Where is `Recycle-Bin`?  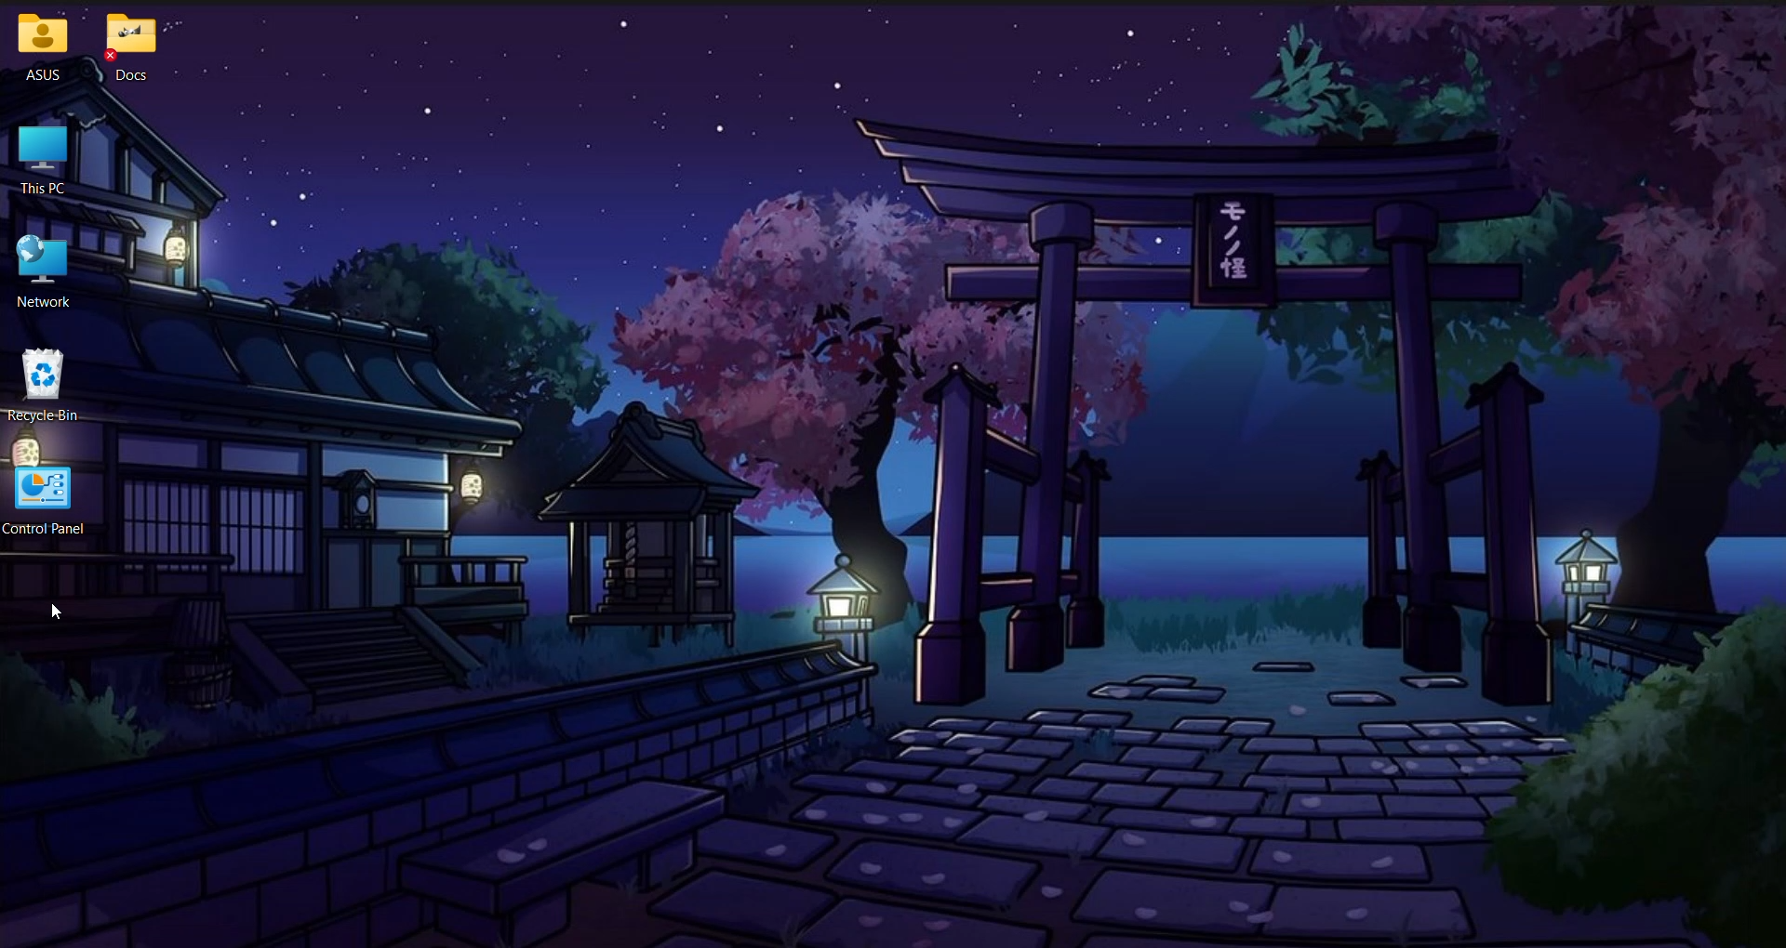 Recycle-Bin is located at coordinates (55, 383).